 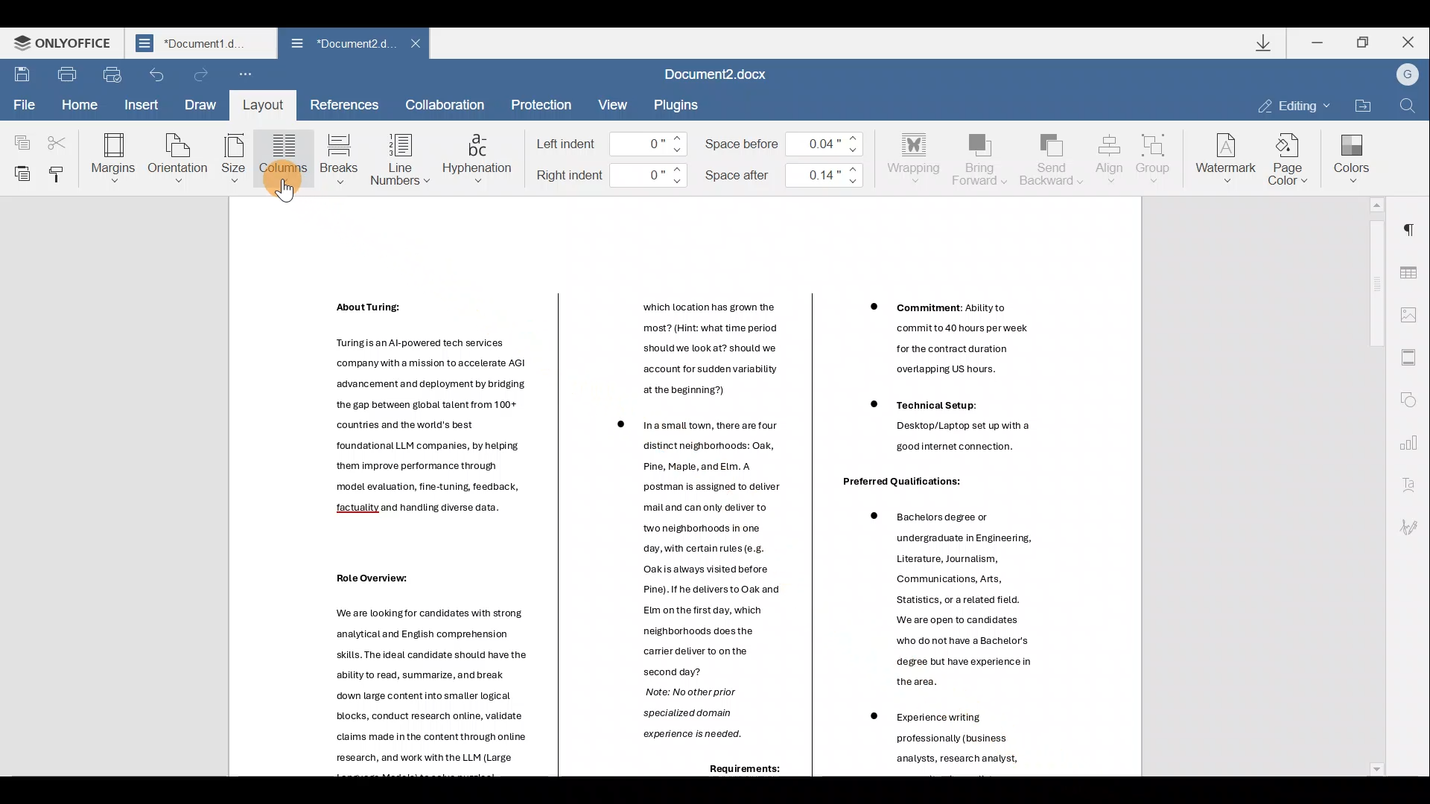 What do you see at coordinates (1415, 224) in the screenshot?
I see `Paragraph settings` at bounding box center [1415, 224].